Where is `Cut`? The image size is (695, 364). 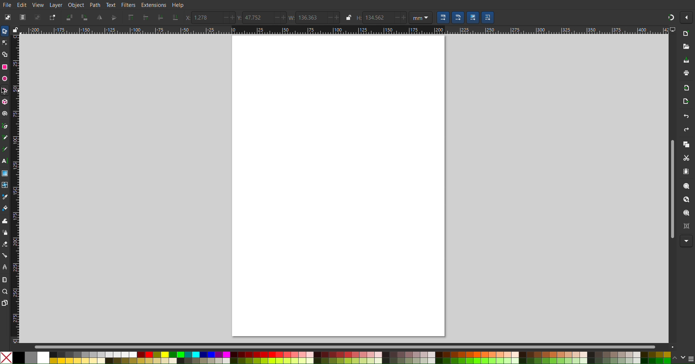 Cut is located at coordinates (688, 158).